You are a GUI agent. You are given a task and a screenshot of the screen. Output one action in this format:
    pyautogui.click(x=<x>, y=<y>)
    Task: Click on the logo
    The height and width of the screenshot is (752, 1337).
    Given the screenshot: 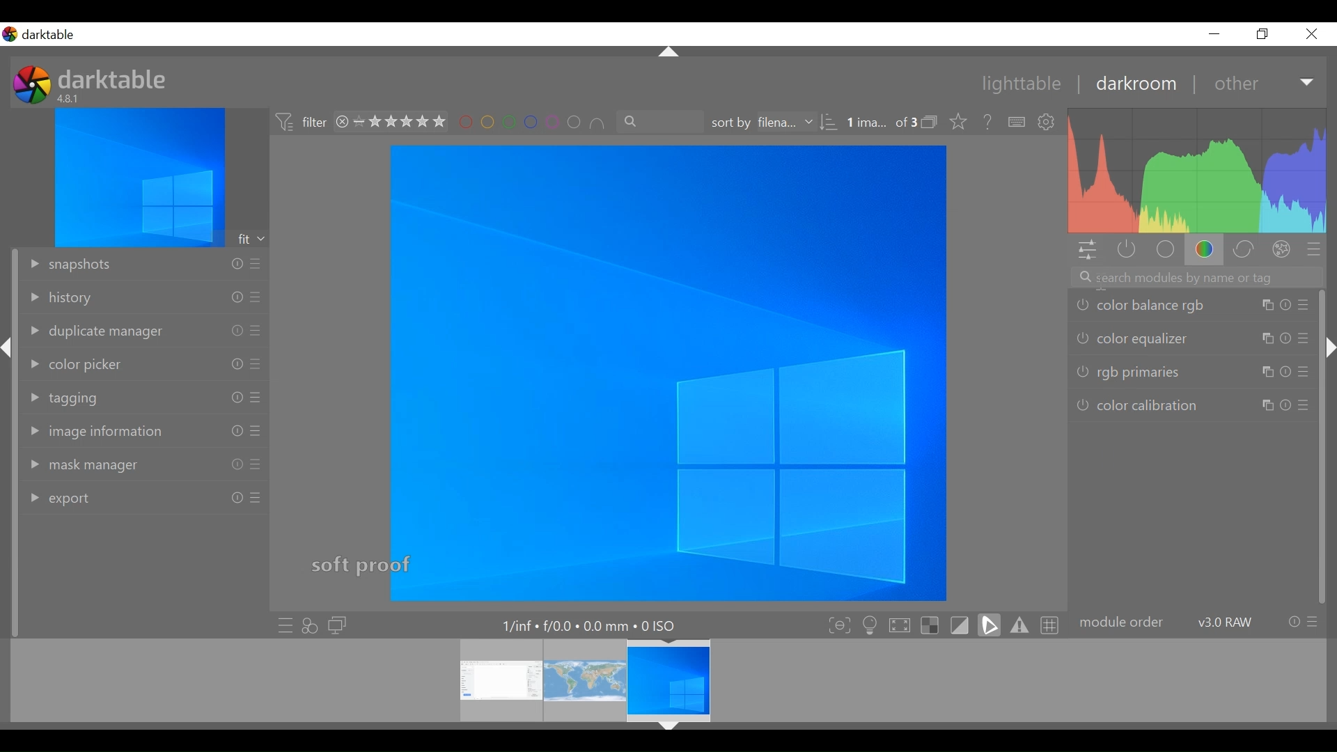 What is the action you would take?
    pyautogui.click(x=10, y=34)
    